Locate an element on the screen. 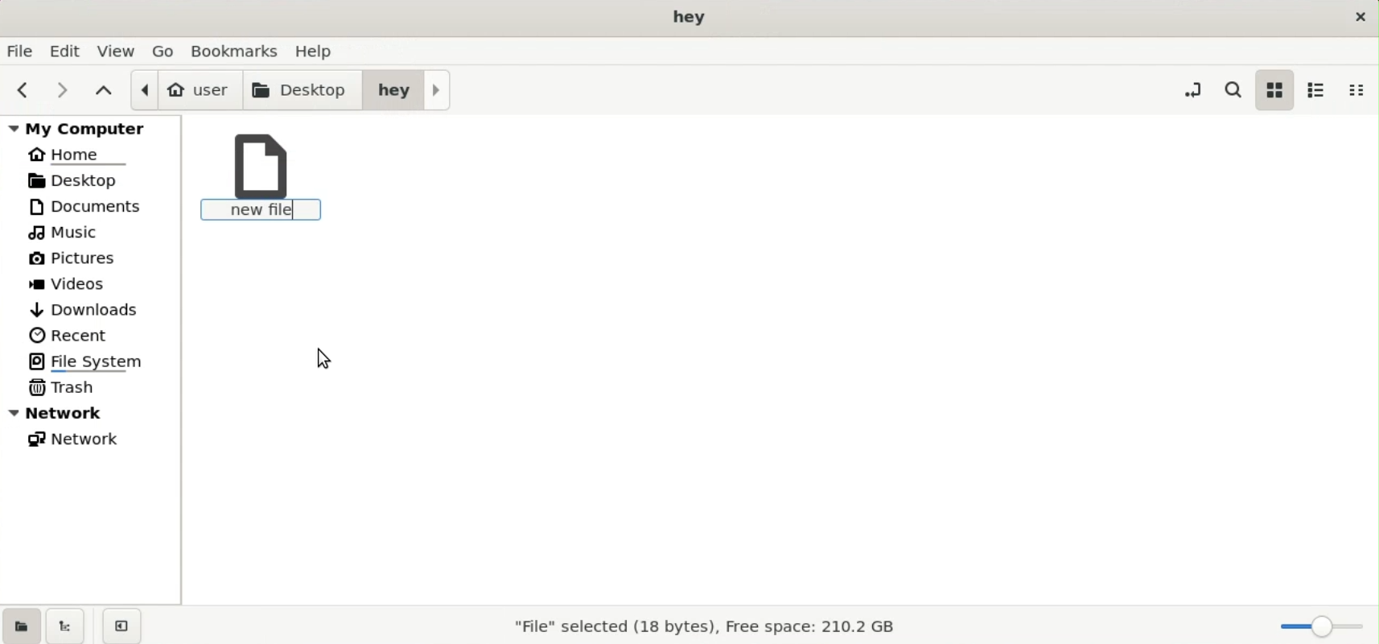  help is located at coordinates (319, 48).